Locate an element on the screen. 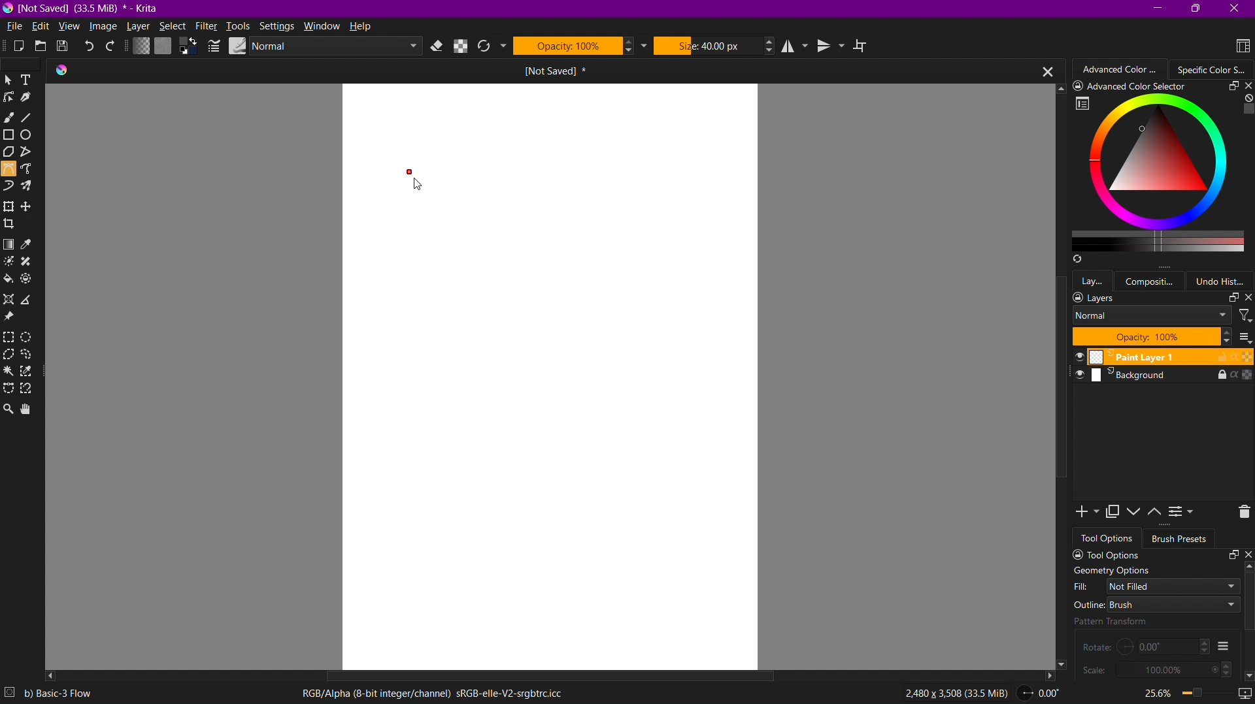 This screenshot has width=1255, height=704. Horizontal Mirror Tool is located at coordinates (796, 46).